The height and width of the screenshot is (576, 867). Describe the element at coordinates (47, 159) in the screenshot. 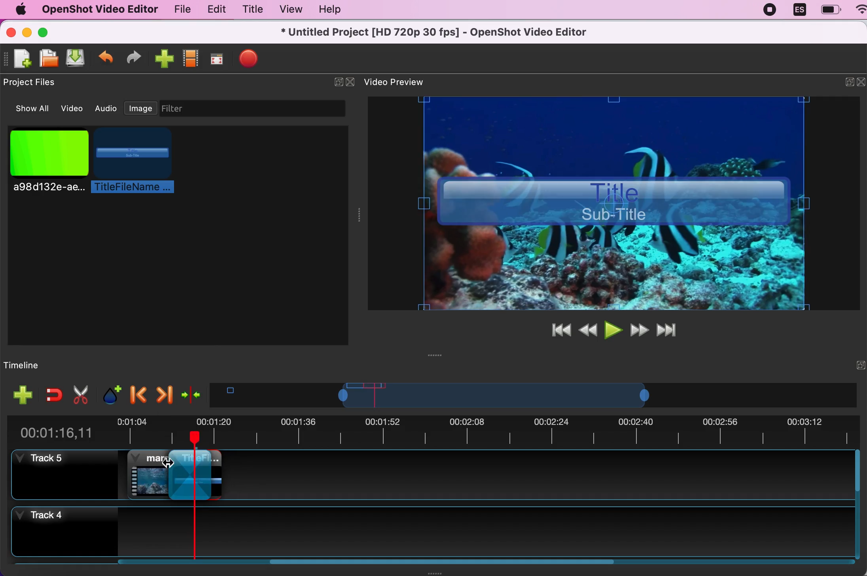

I see `picture` at that location.